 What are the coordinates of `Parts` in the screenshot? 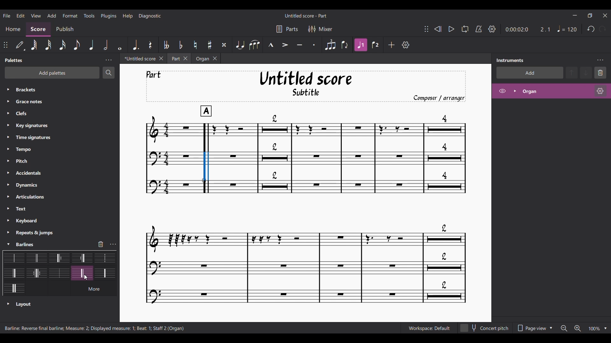 It's located at (287, 29).